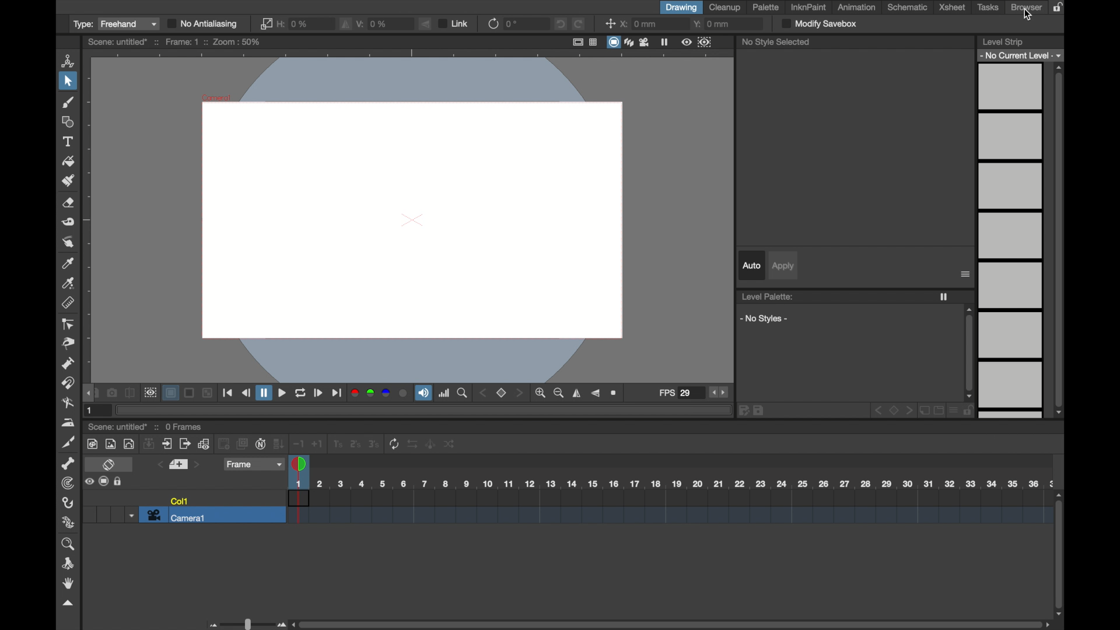  I want to click on control point editor tool, so click(67, 324).